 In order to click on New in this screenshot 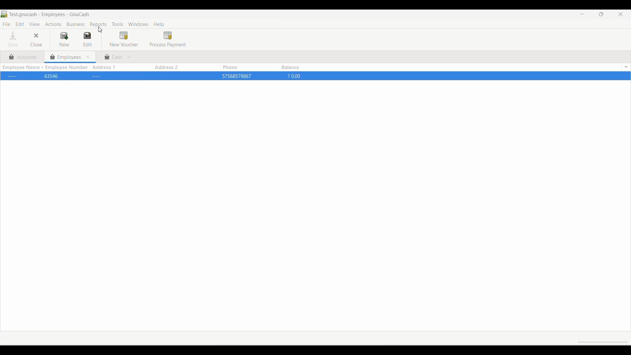, I will do `click(64, 40)`.